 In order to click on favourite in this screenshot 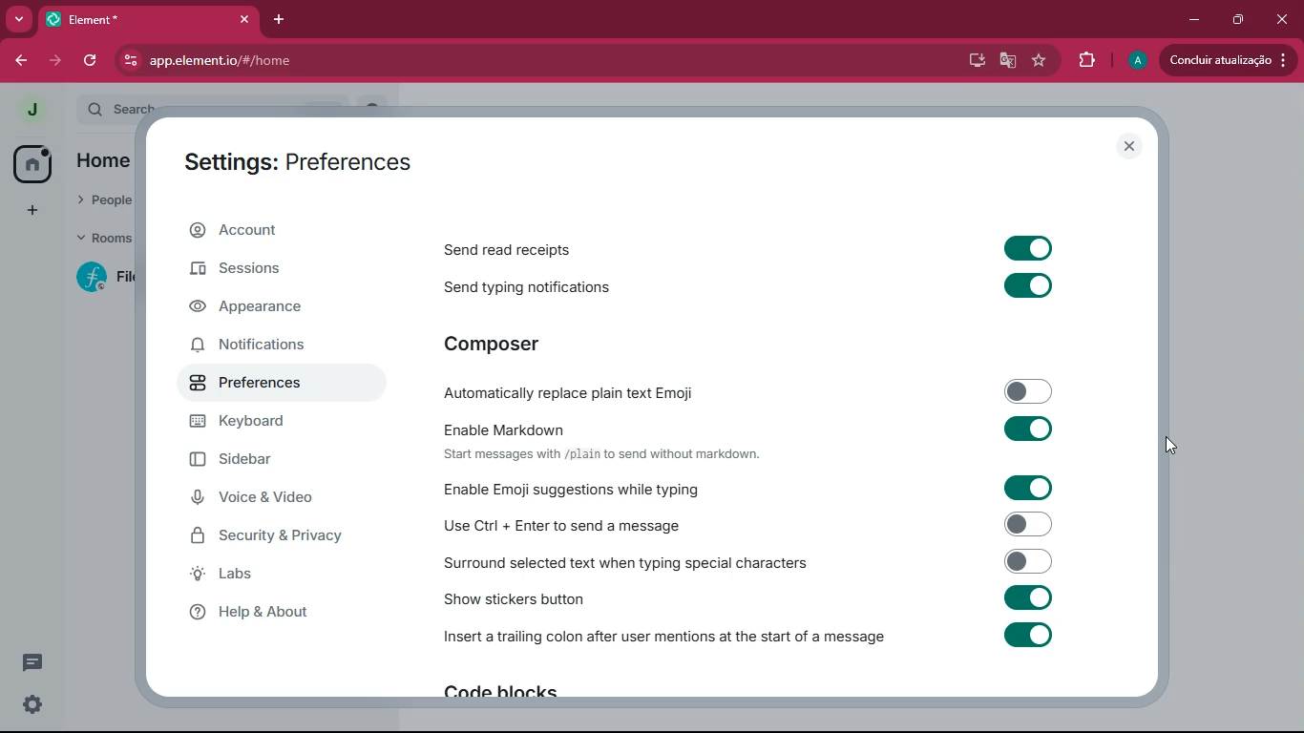, I will do `click(1040, 61)`.